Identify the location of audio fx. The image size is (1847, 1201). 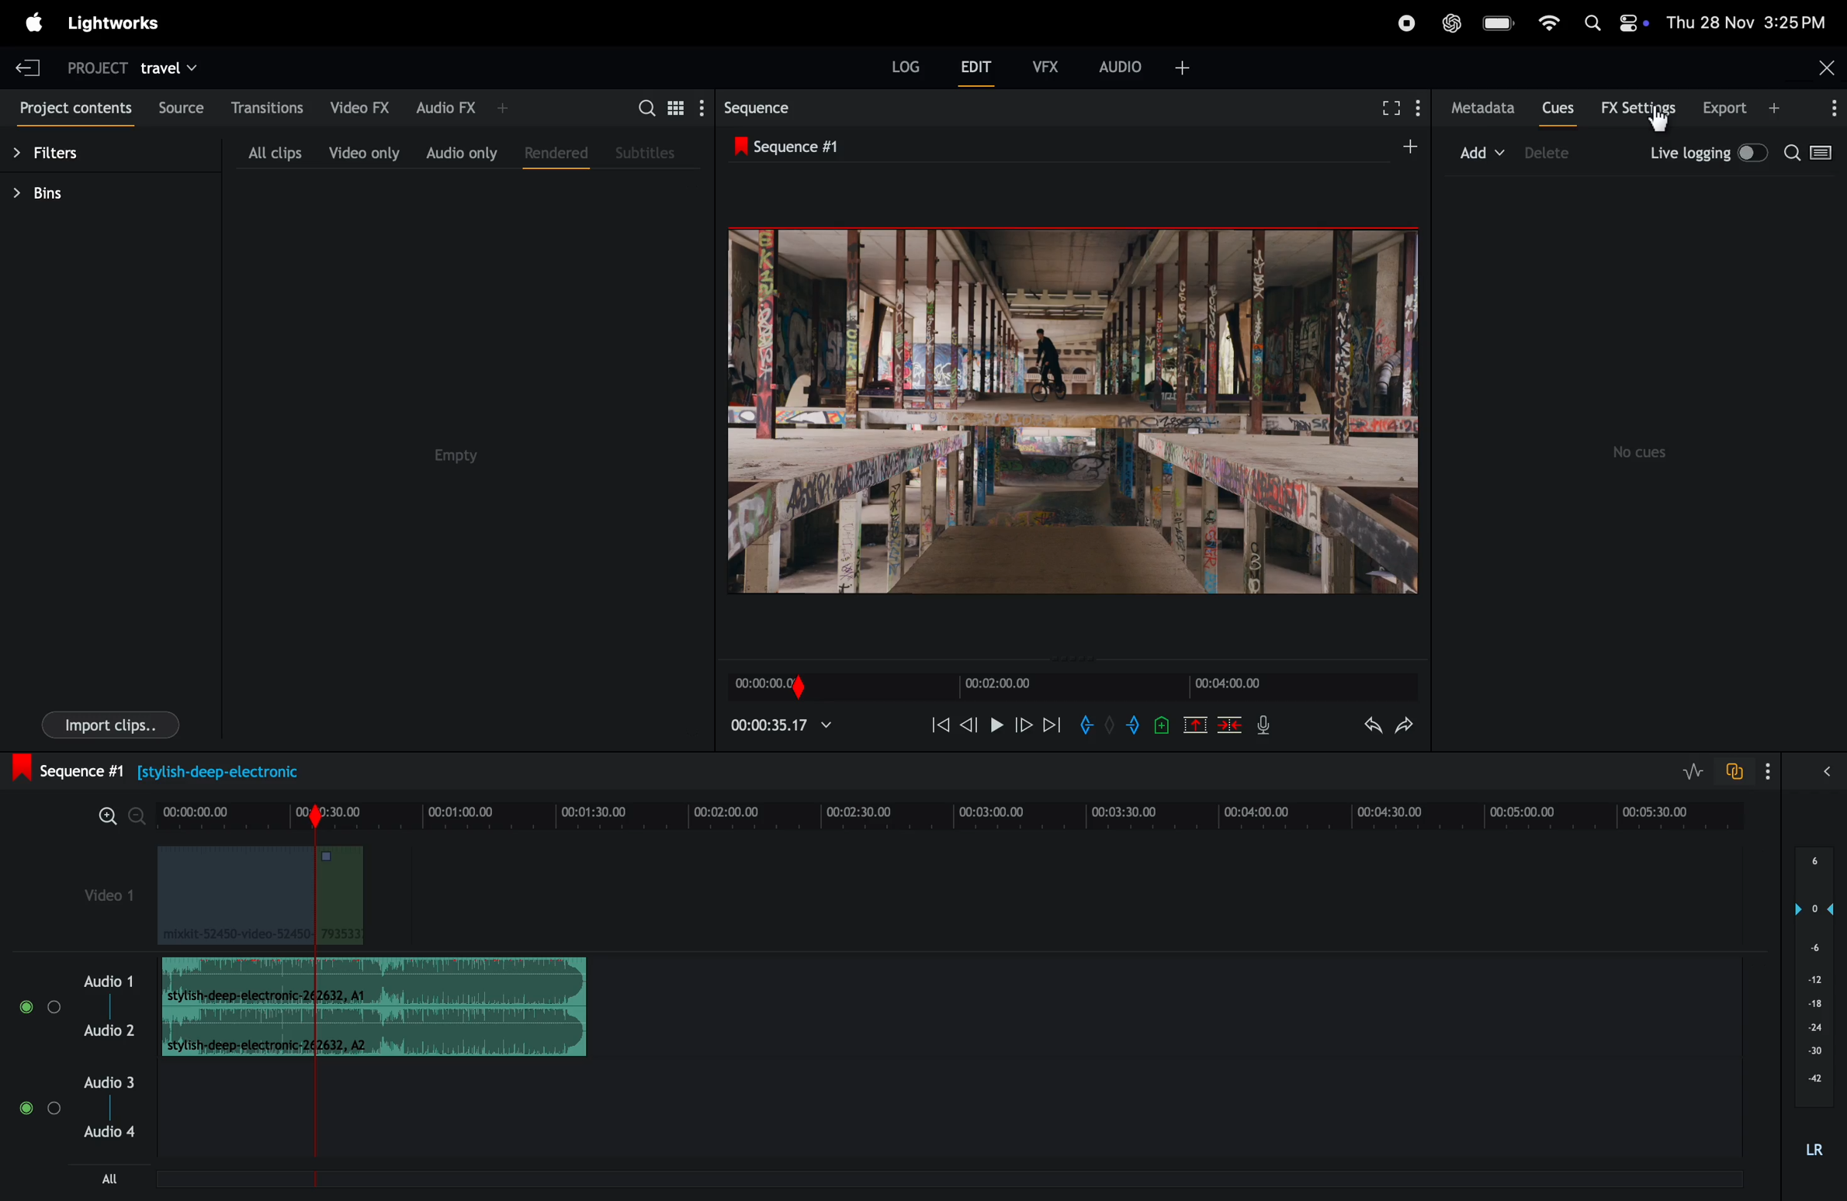
(464, 107).